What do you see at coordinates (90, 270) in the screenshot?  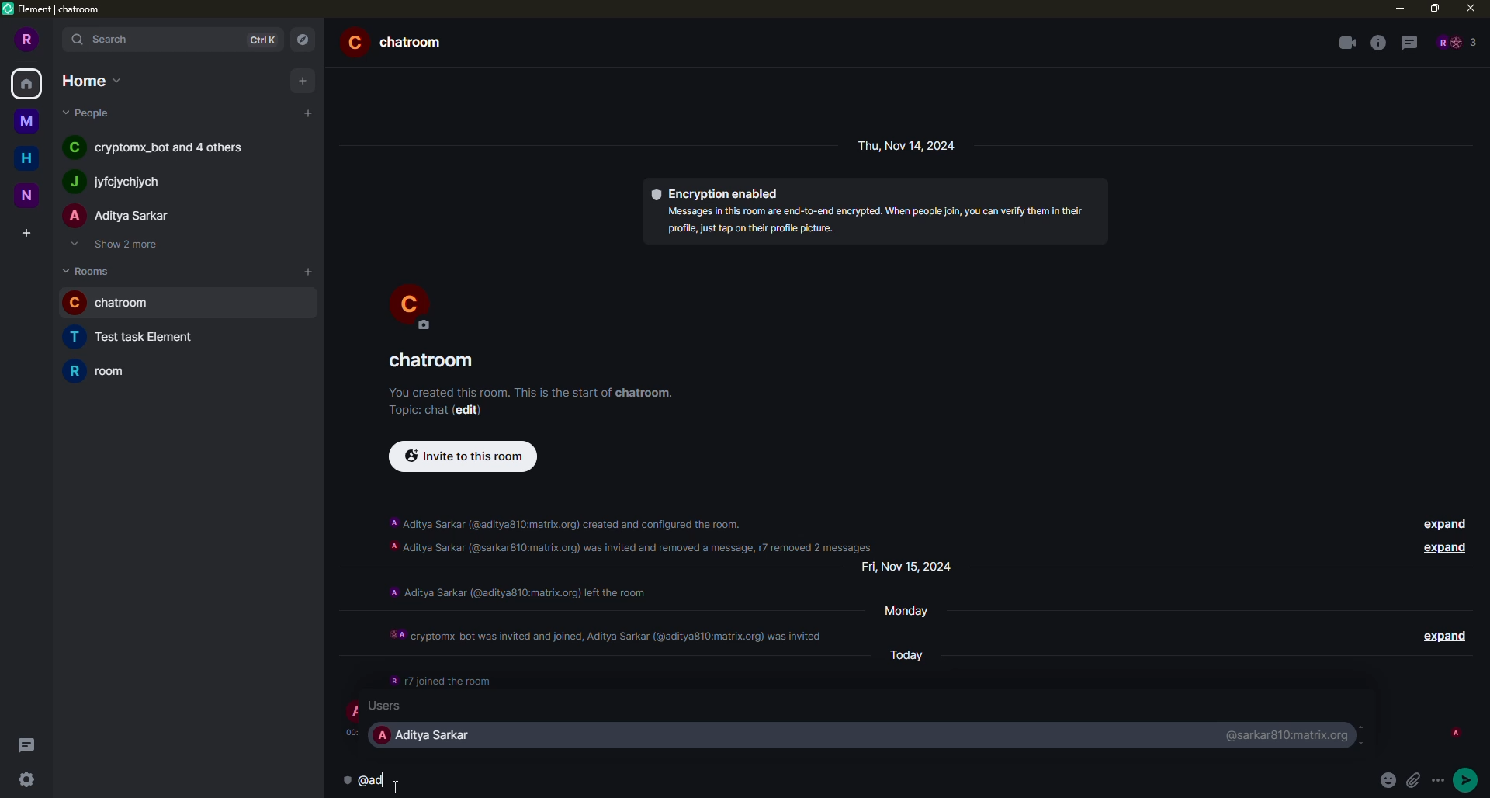 I see `rooms` at bounding box center [90, 270].